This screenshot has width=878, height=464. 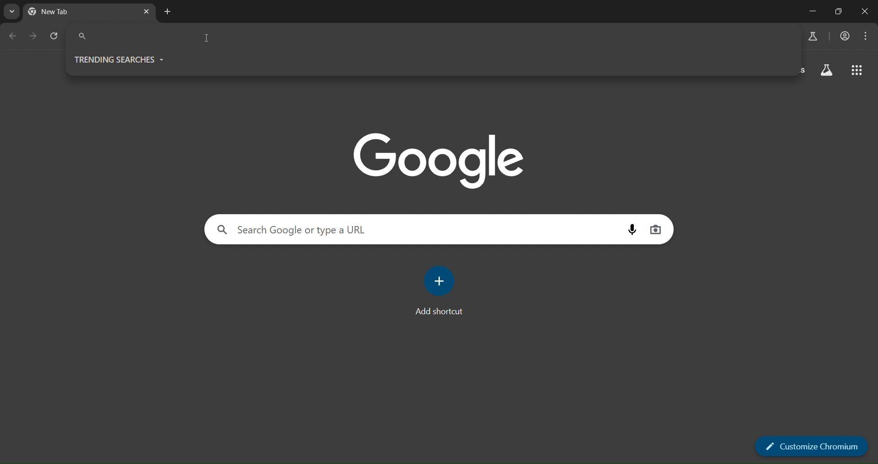 I want to click on cursor, so click(x=207, y=39).